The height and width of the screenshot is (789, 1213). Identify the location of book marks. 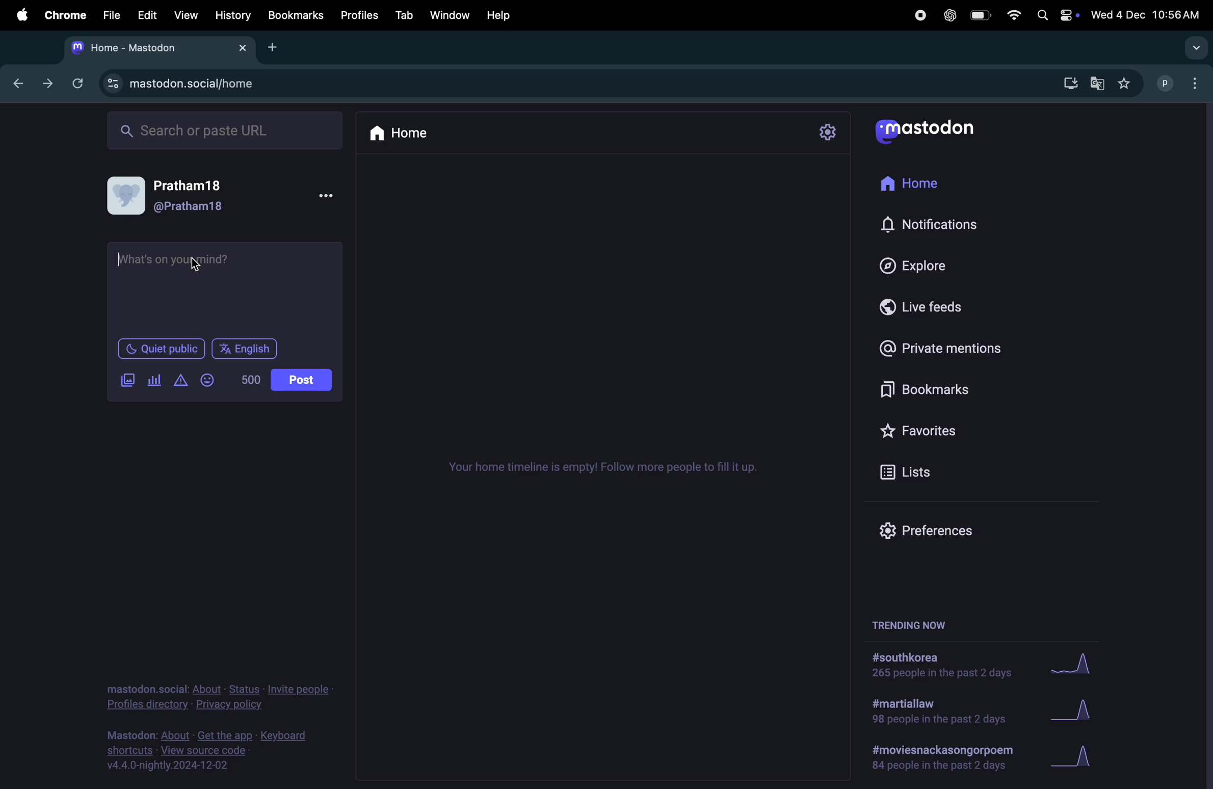
(942, 385).